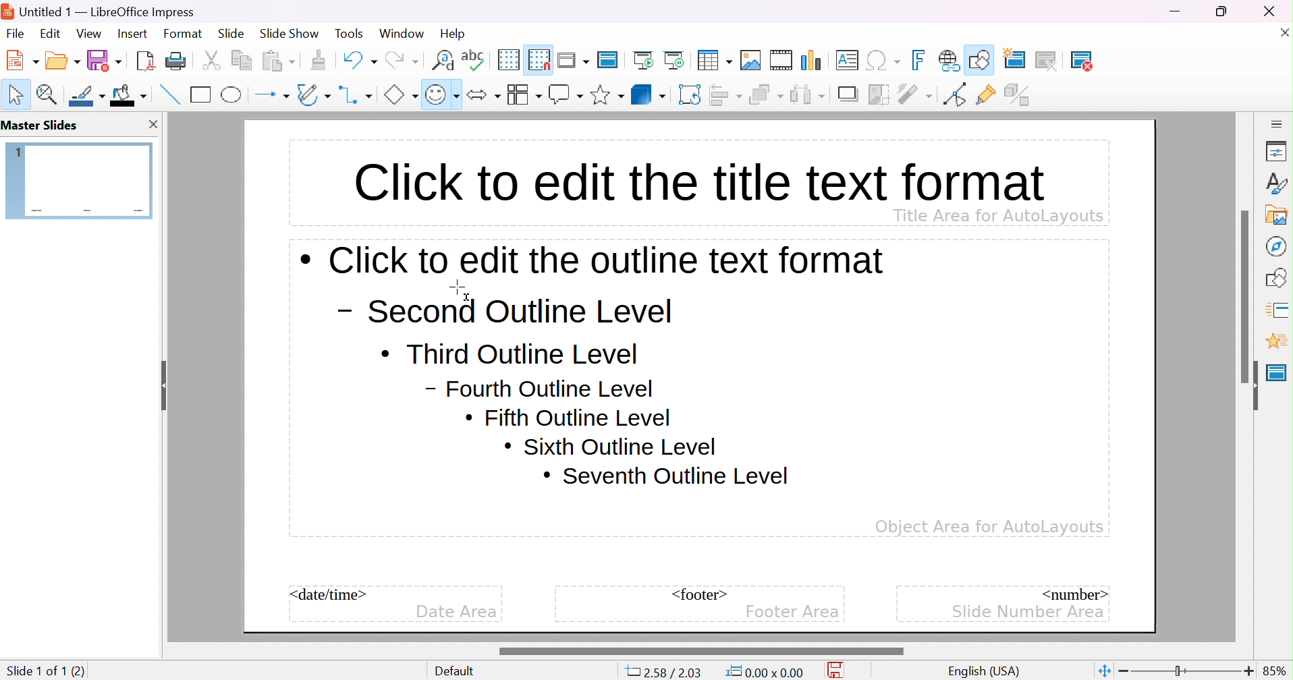  I want to click on navigation, so click(1275, 246).